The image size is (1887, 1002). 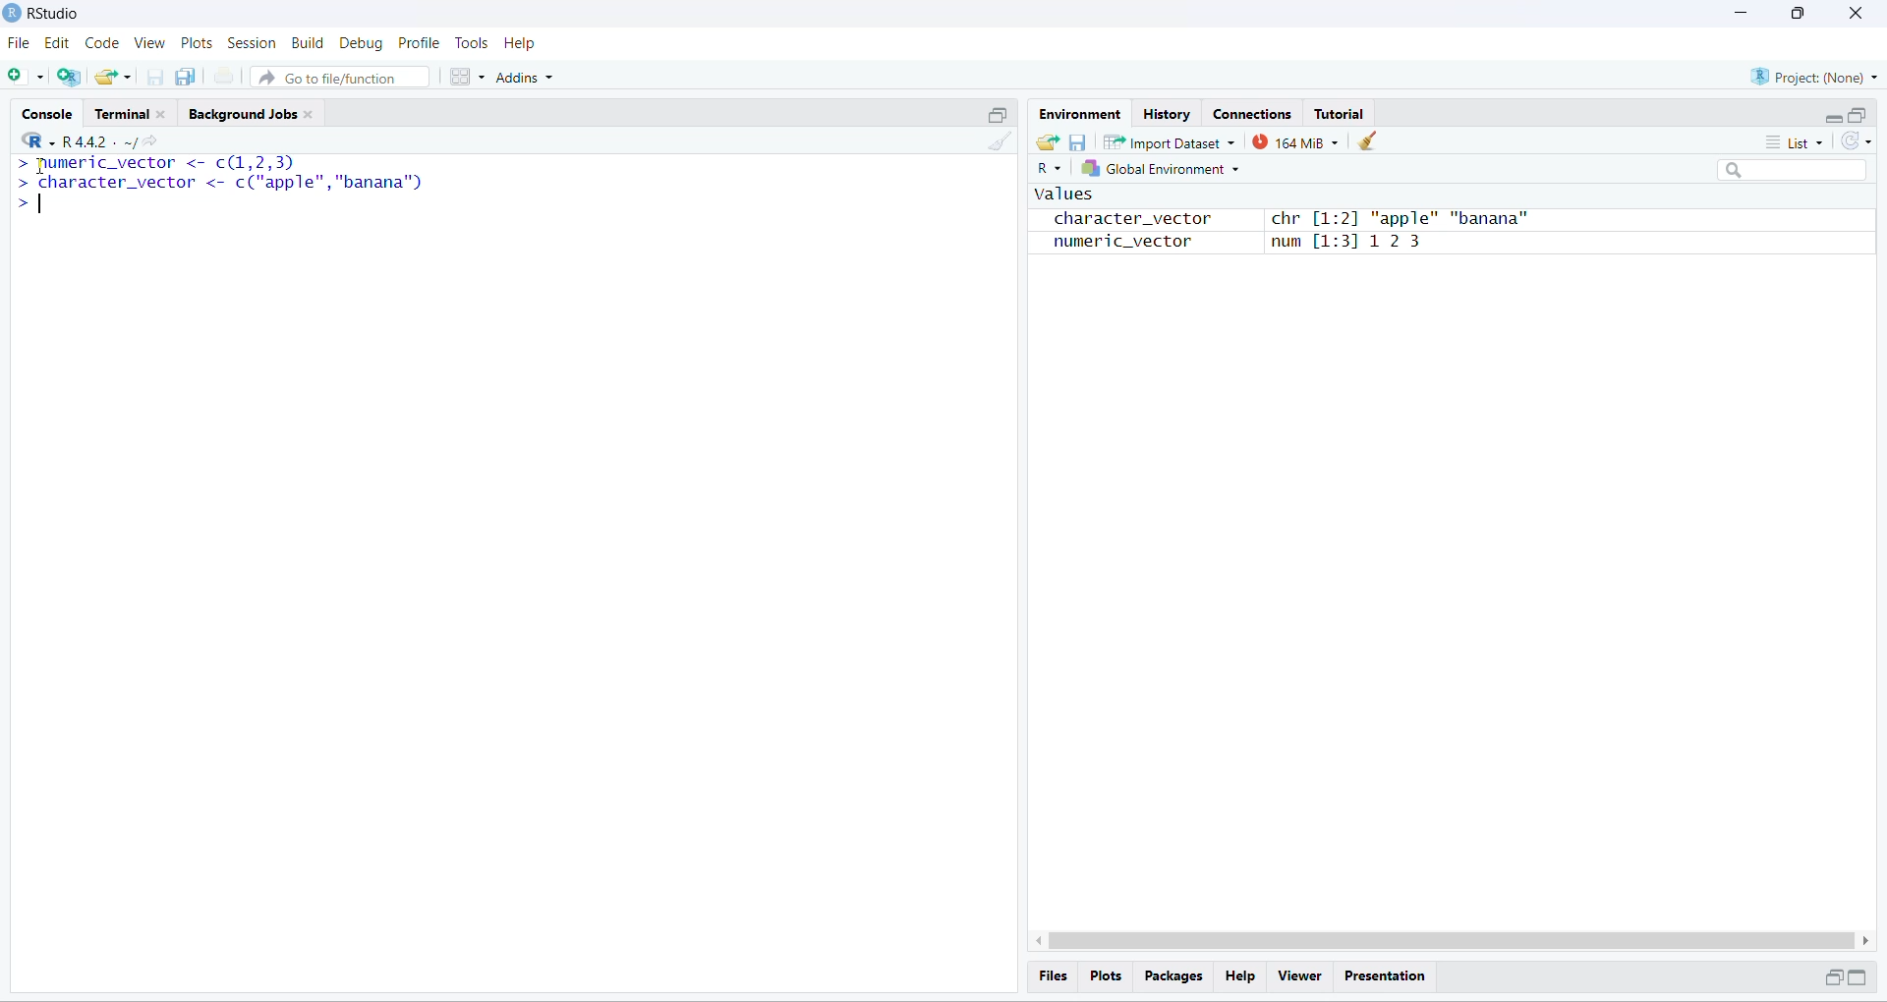 I want to click on "R442, so click(x=64, y=140).